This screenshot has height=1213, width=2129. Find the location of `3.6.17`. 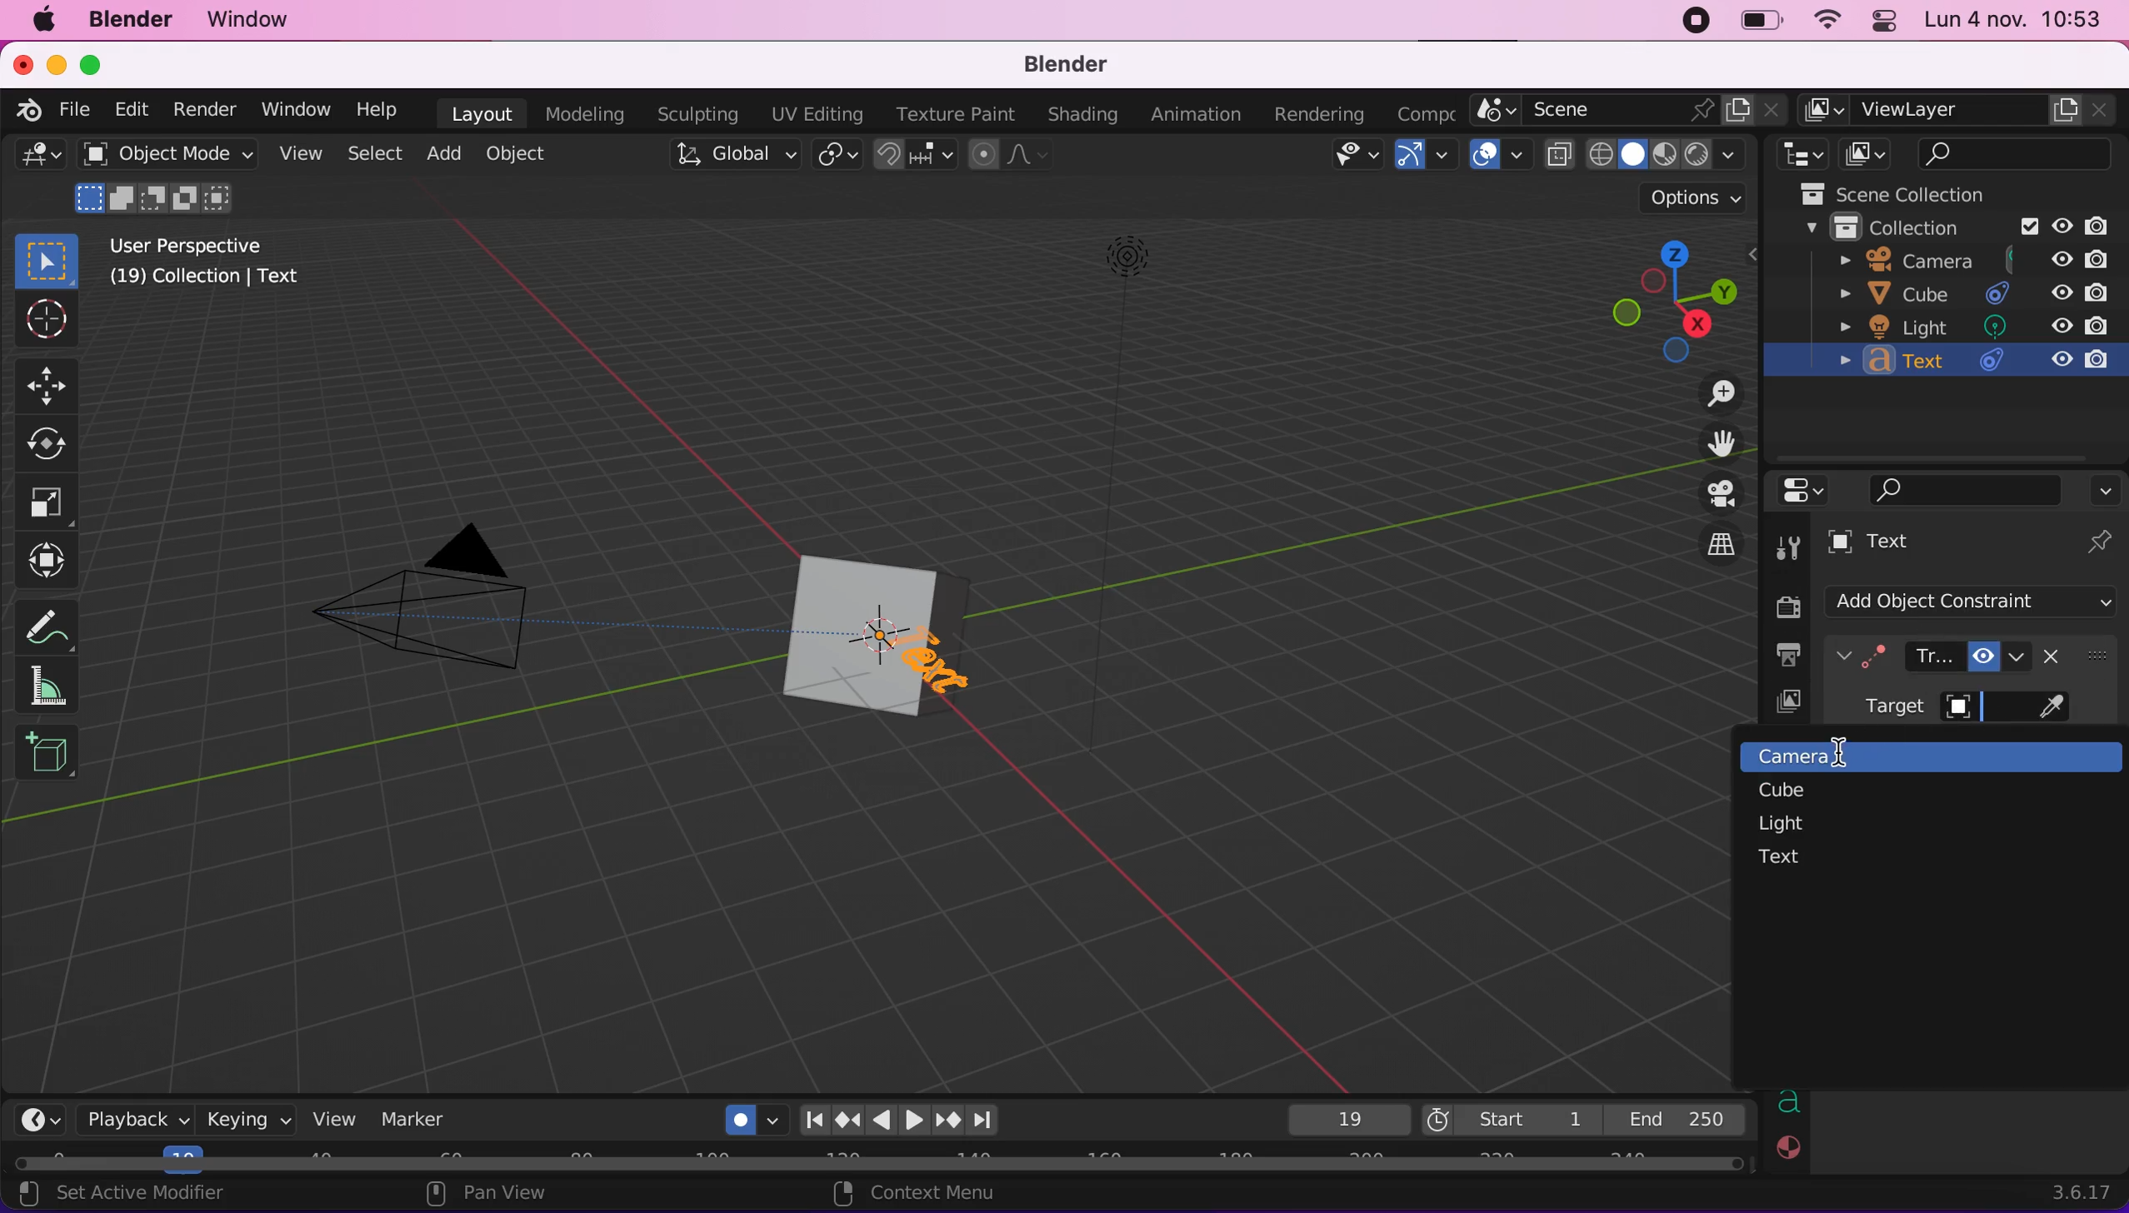

3.6.17 is located at coordinates (2081, 1189).